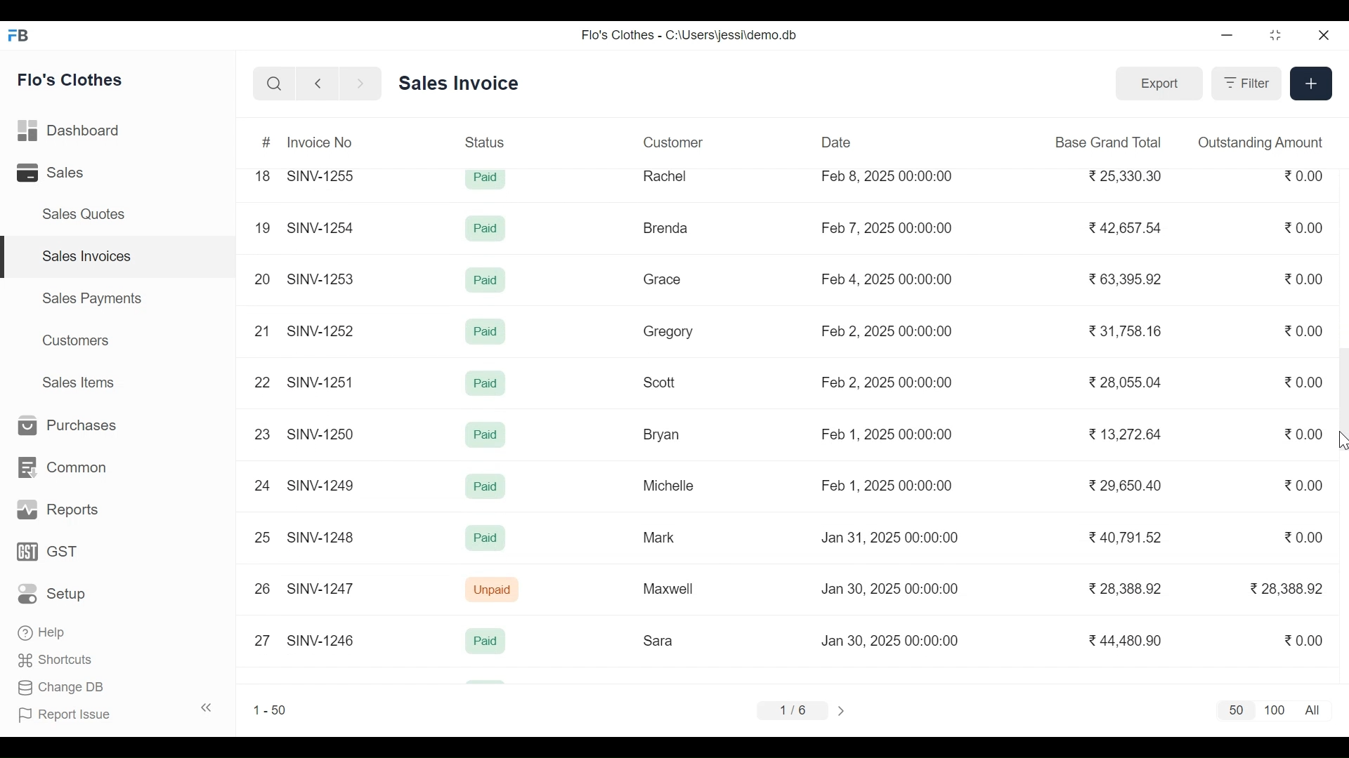 The height and width of the screenshot is (758, 1349). Describe the element at coordinates (78, 340) in the screenshot. I see `Customers` at that location.